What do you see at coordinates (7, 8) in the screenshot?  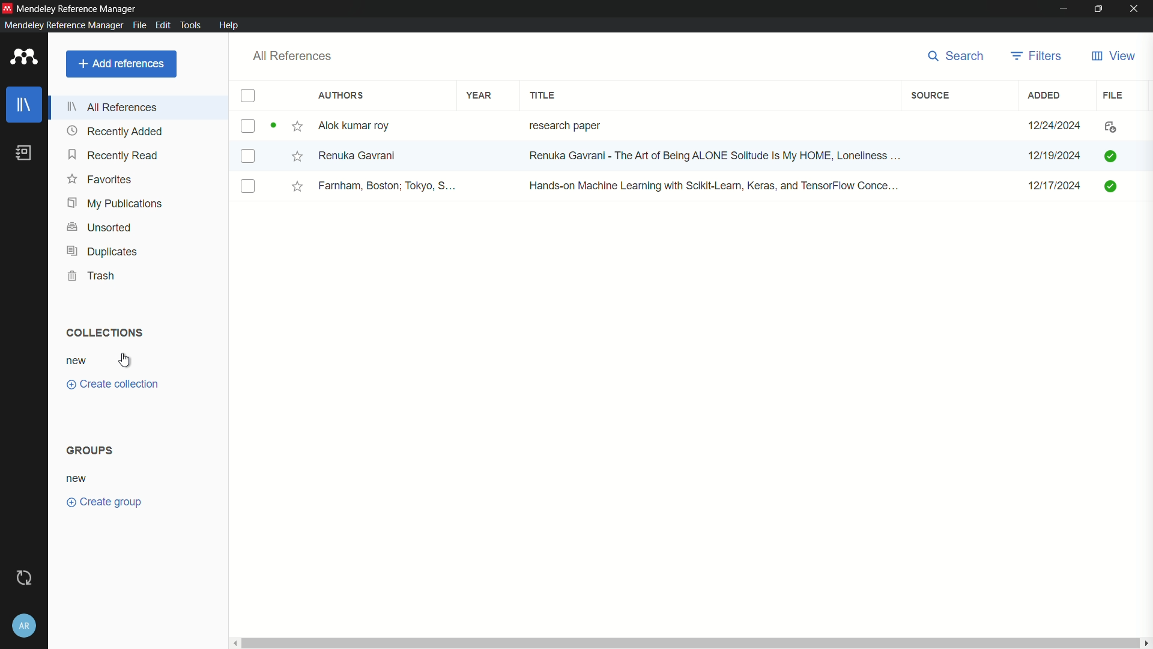 I see `app icon` at bounding box center [7, 8].